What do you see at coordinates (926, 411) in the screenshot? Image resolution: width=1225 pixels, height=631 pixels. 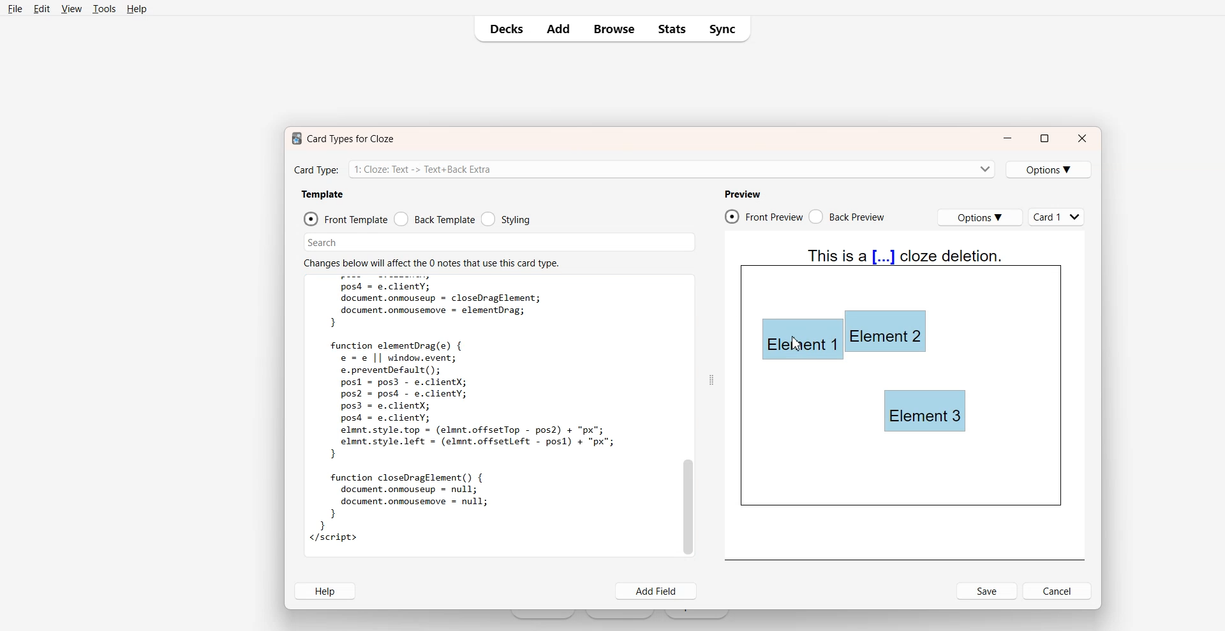 I see `Element 3` at bounding box center [926, 411].